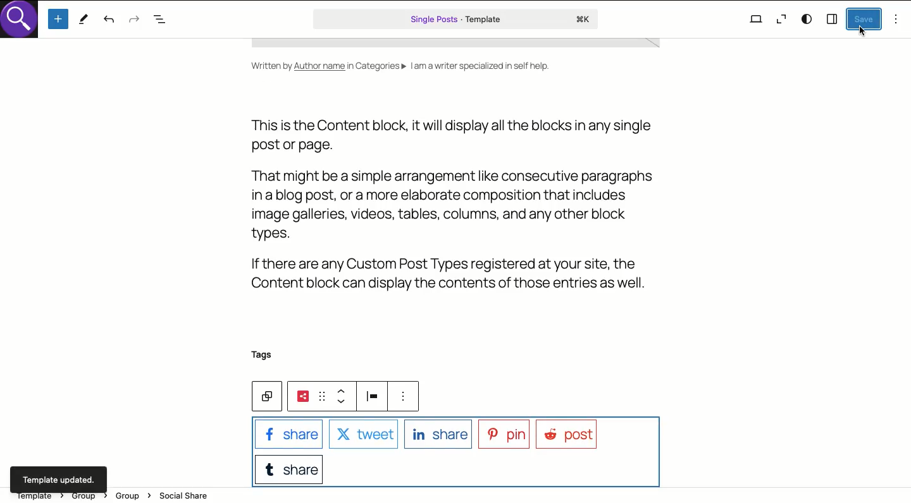  What do you see at coordinates (569, 434) in the screenshot?
I see `Reddit` at bounding box center [569, 434].